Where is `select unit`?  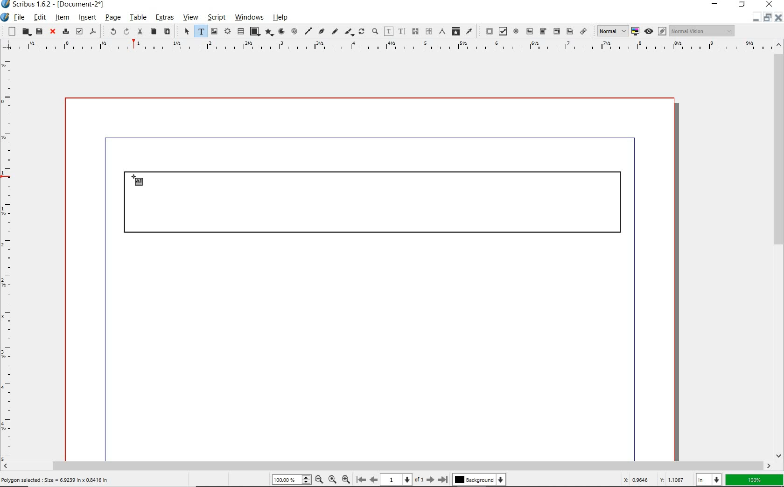
select unit is located at coordinates (708, 480).